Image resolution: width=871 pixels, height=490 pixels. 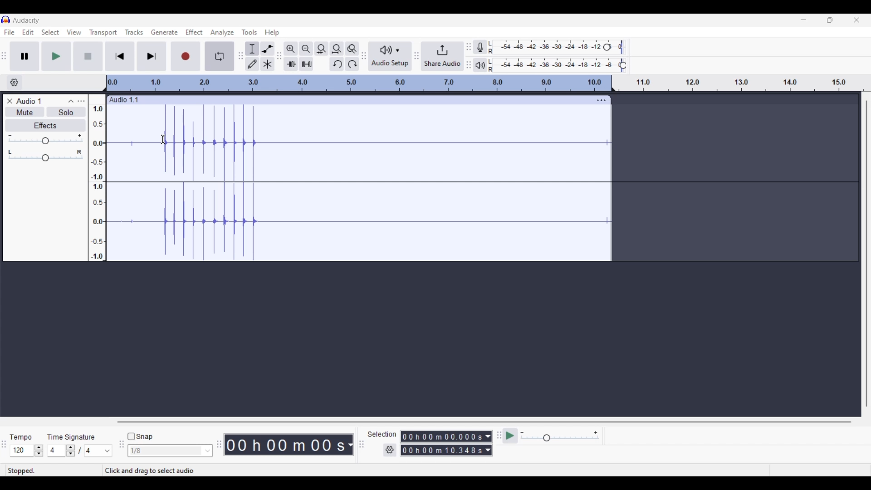 I want to click on Increase/Decrease time signature, so click(x=70, y=451).